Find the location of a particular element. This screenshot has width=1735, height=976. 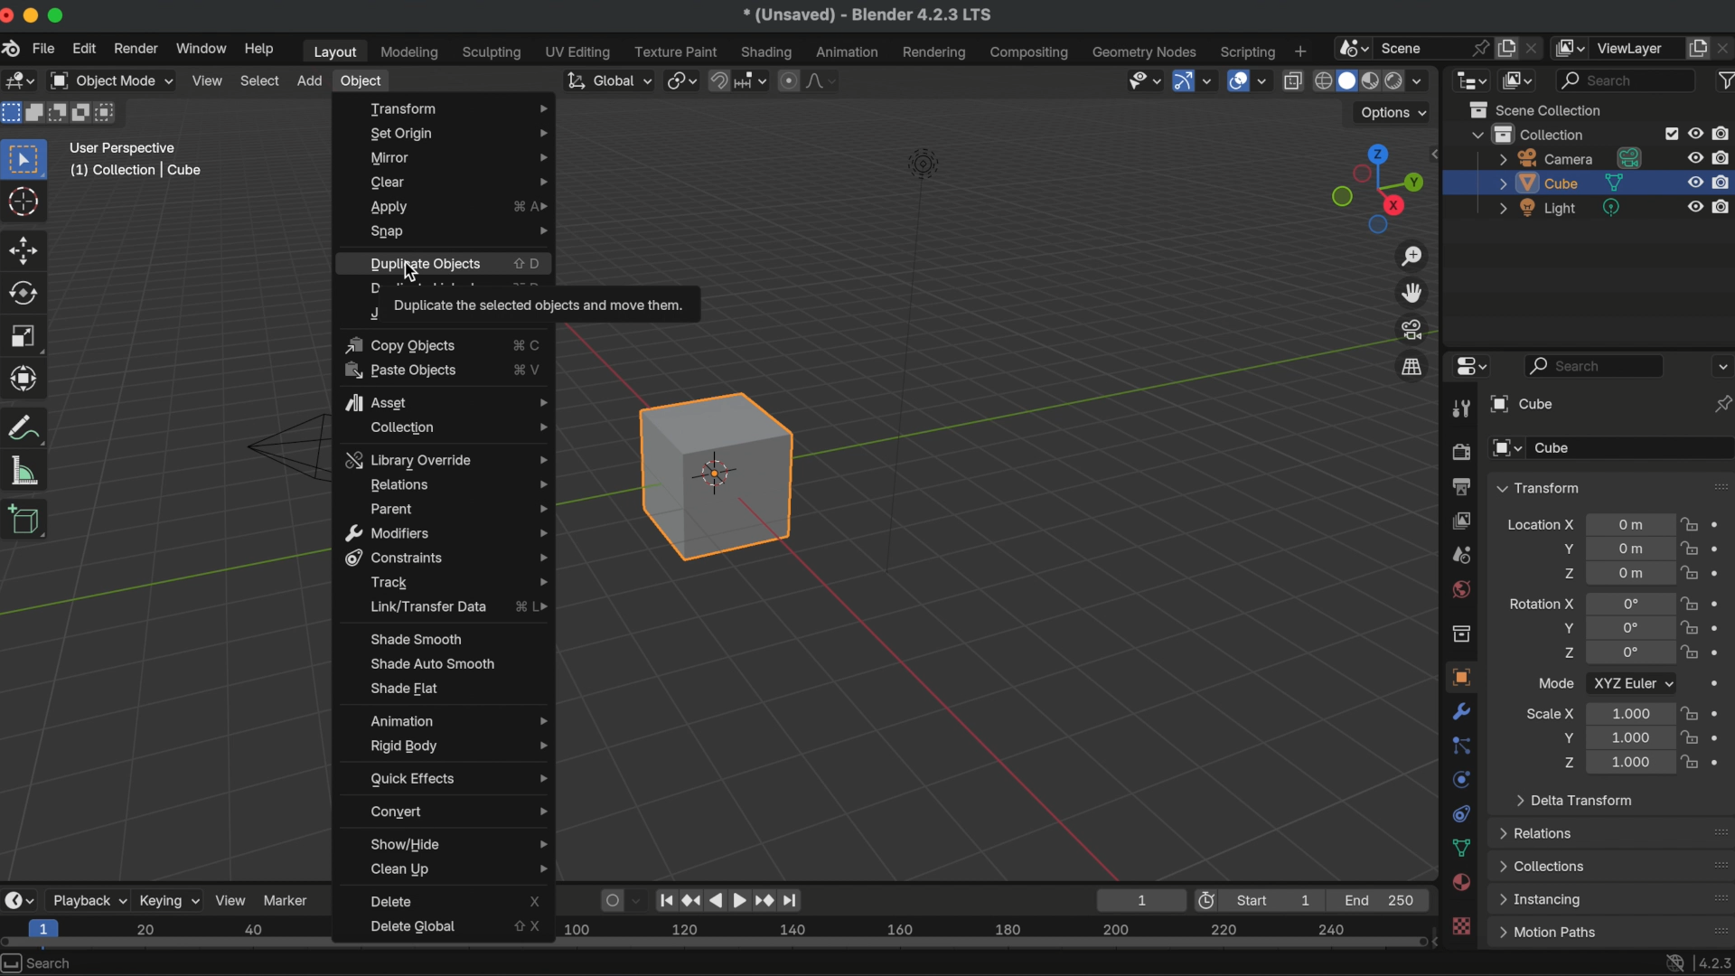

viewport shading wireframe  is located at coordinates (1321, 81).